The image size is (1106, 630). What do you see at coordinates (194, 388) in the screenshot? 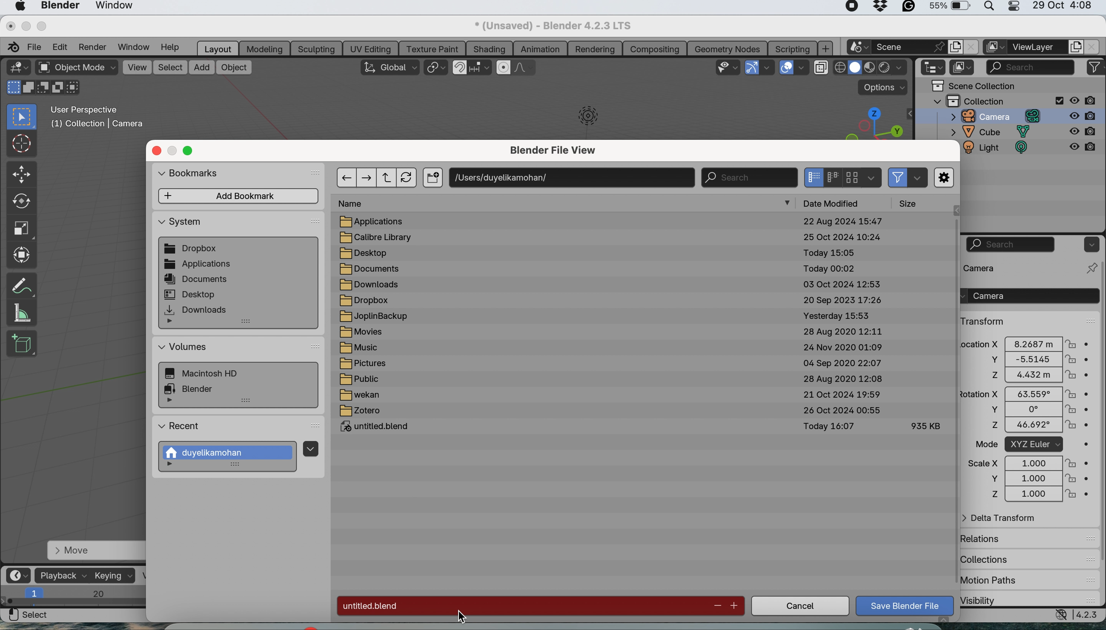
I see `blender` at bounding box center [194, 388].